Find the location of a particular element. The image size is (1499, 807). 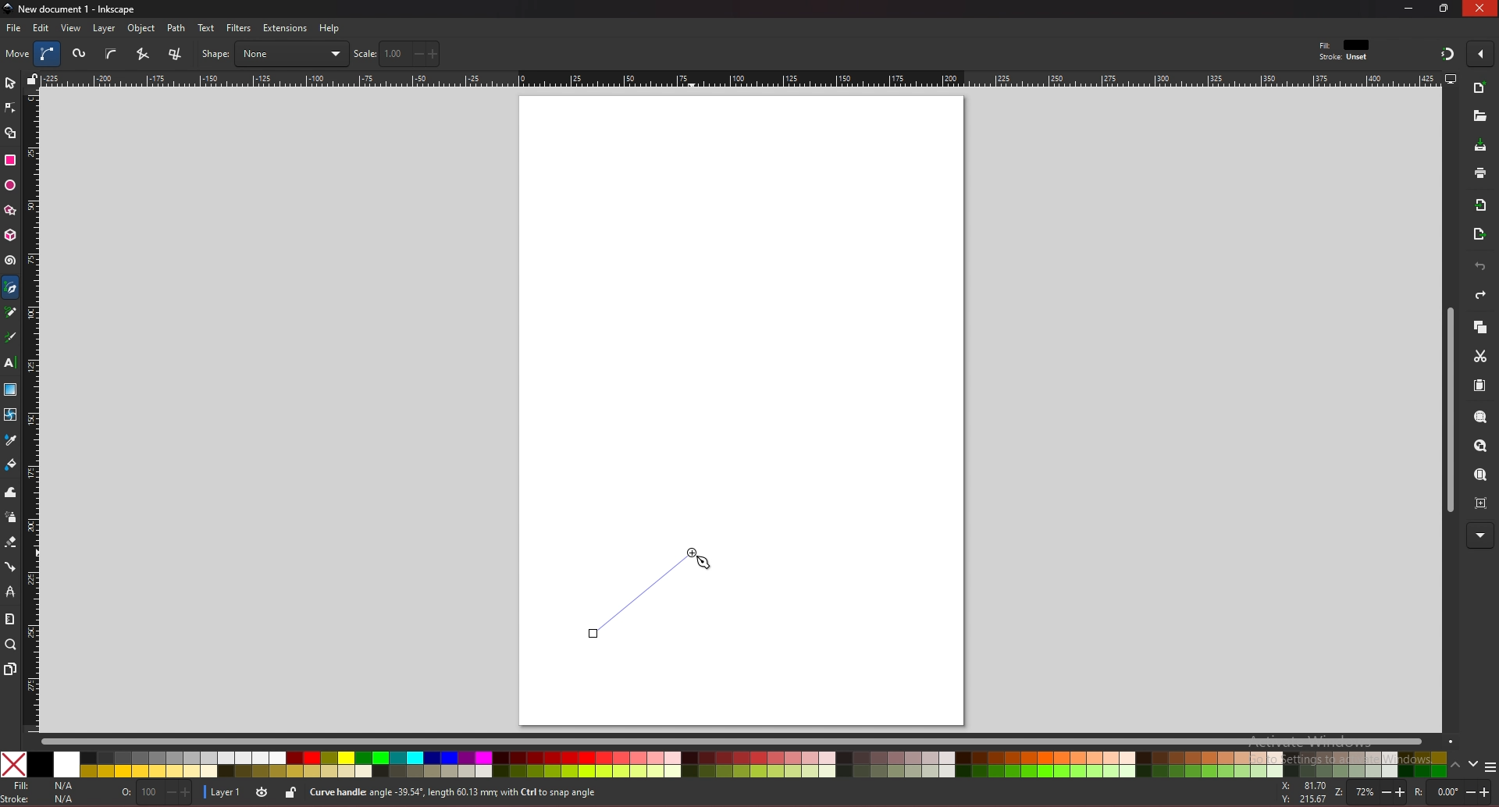

move is located at coordinates (18, 53).